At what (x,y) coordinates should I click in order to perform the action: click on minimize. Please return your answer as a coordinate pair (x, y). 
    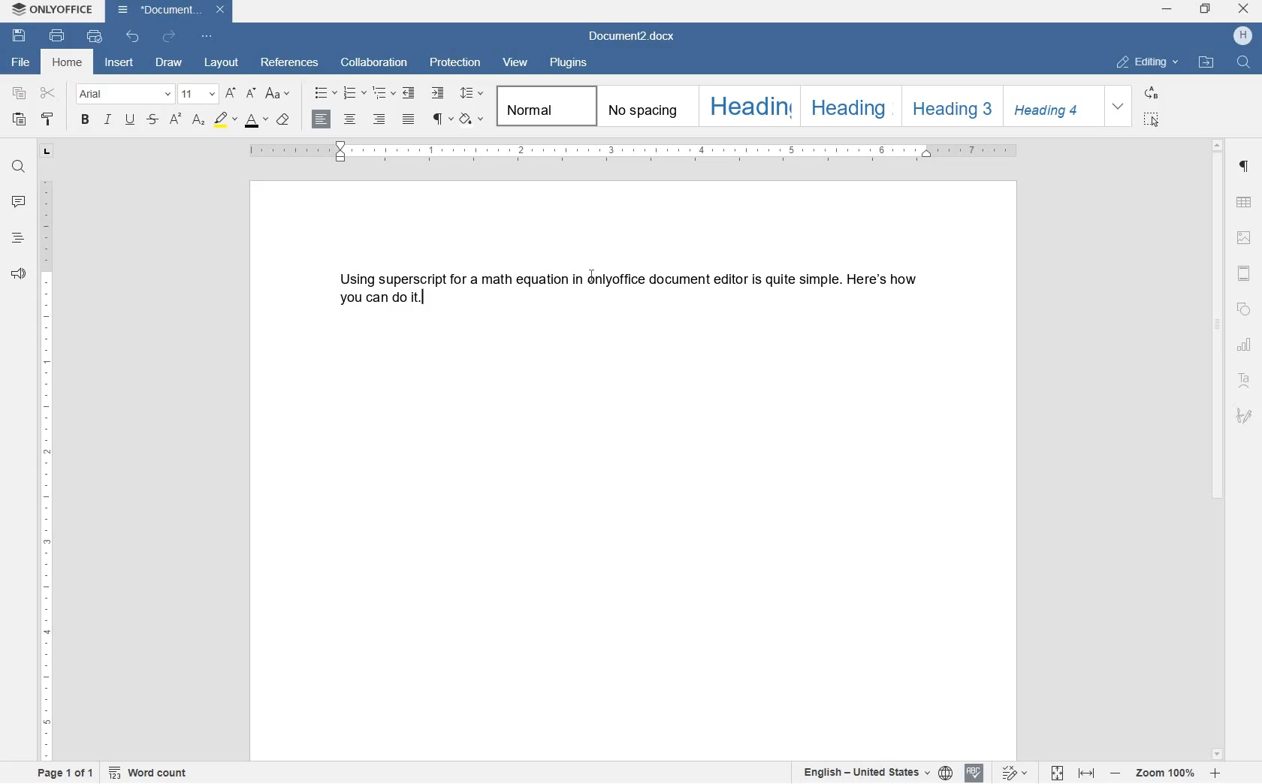
    Looking at the image, I should click on (1167, 9).